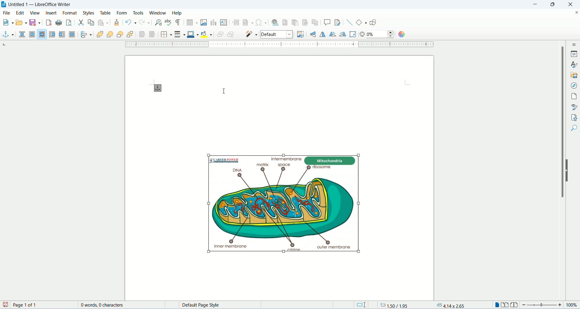 The width and height of the screenshot is (580, 309). What do you see at coordinates (576, 13) in the screenshot?
I see `close document` at bounding box center [576, 13].